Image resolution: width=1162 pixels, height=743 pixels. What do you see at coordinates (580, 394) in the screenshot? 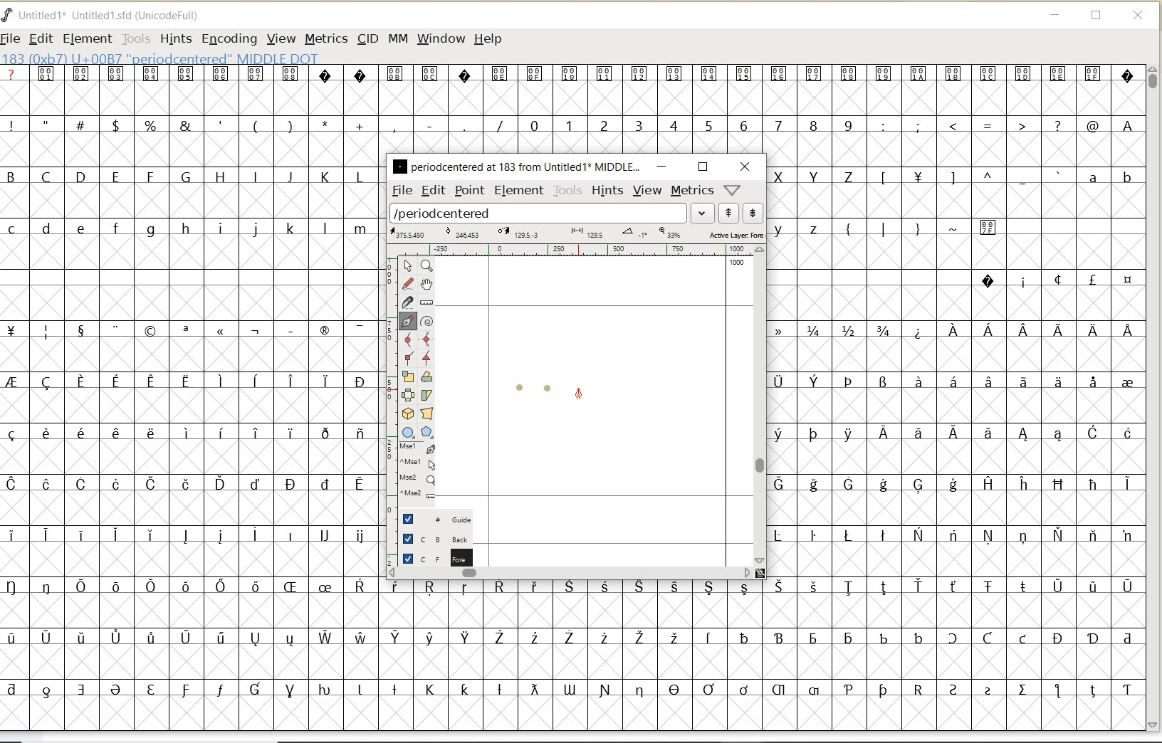
I see `feltpen tool/cursor location` at bounding box center [580, 394].